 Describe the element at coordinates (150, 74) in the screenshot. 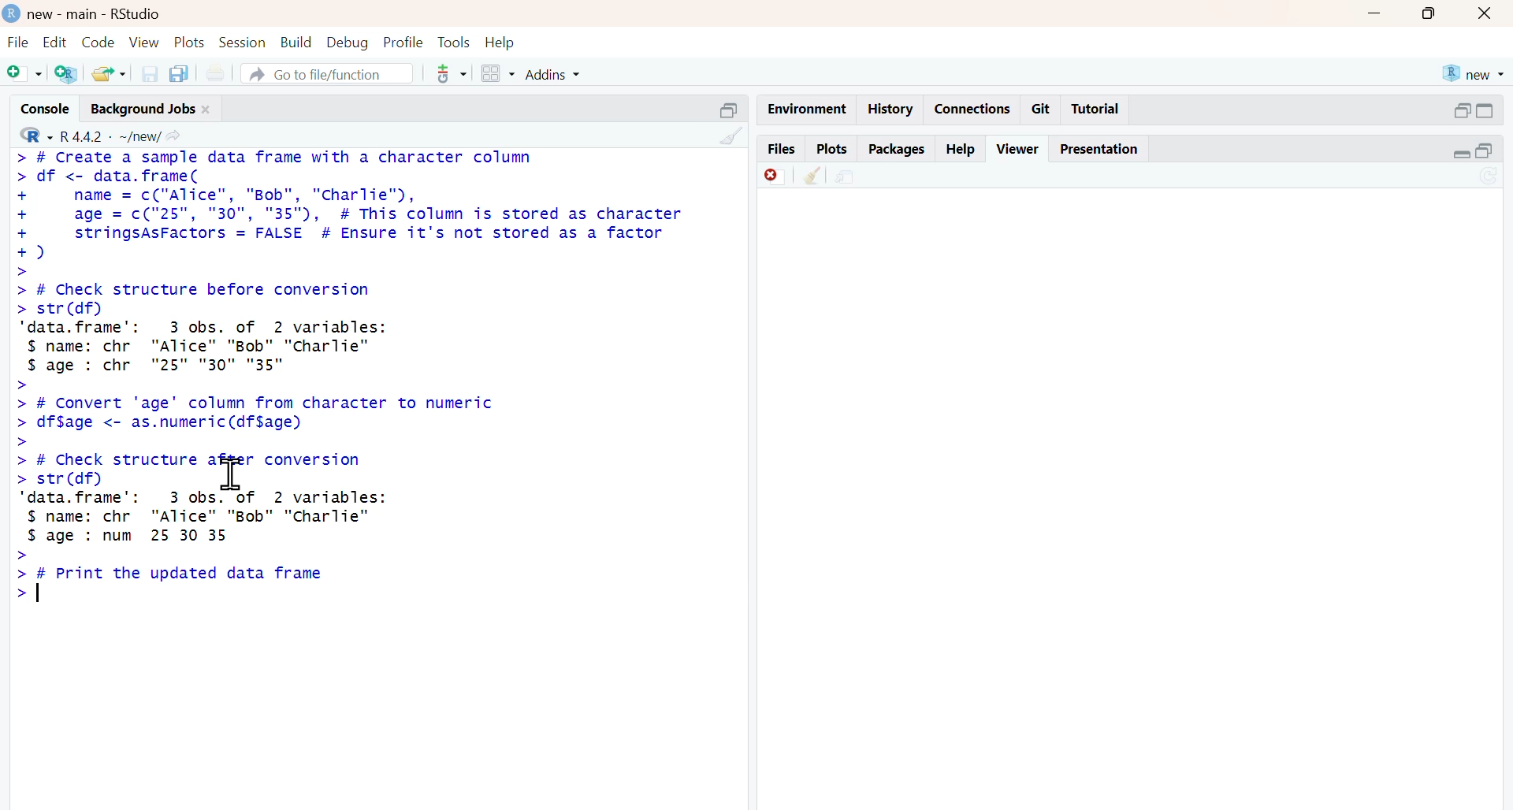

I see `save` at that location.